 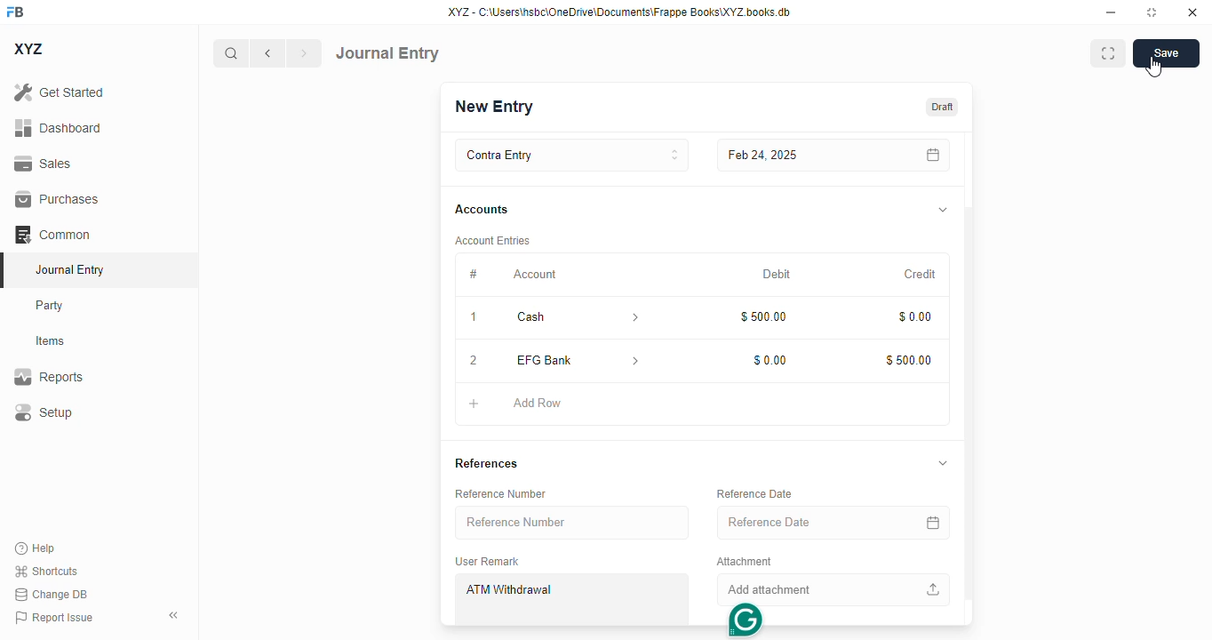 I want to click on account information, so click(x=630, y=317).